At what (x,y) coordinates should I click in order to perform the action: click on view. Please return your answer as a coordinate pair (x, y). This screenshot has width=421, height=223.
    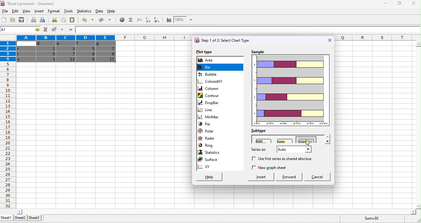
    Looking at the image, I should click on (26, 11).